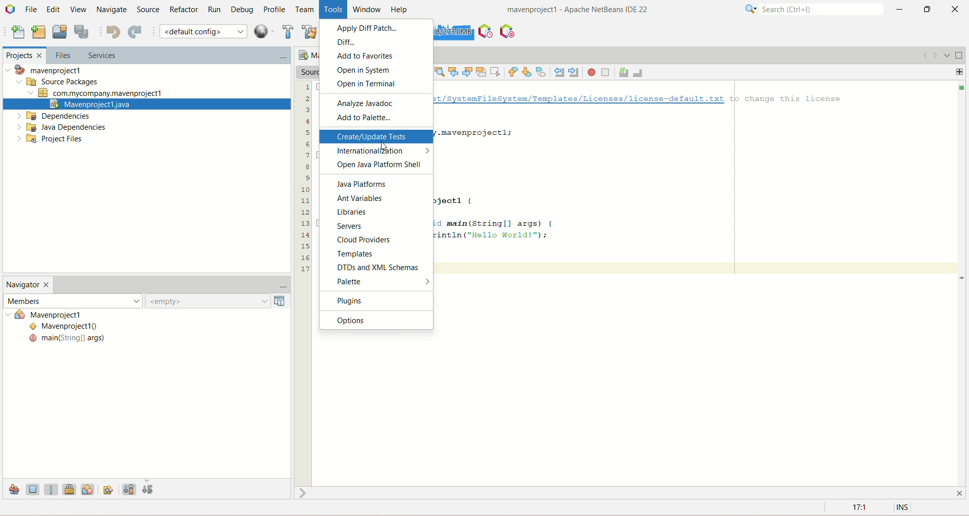  I want to click on cloud providers, so click(377, 240).